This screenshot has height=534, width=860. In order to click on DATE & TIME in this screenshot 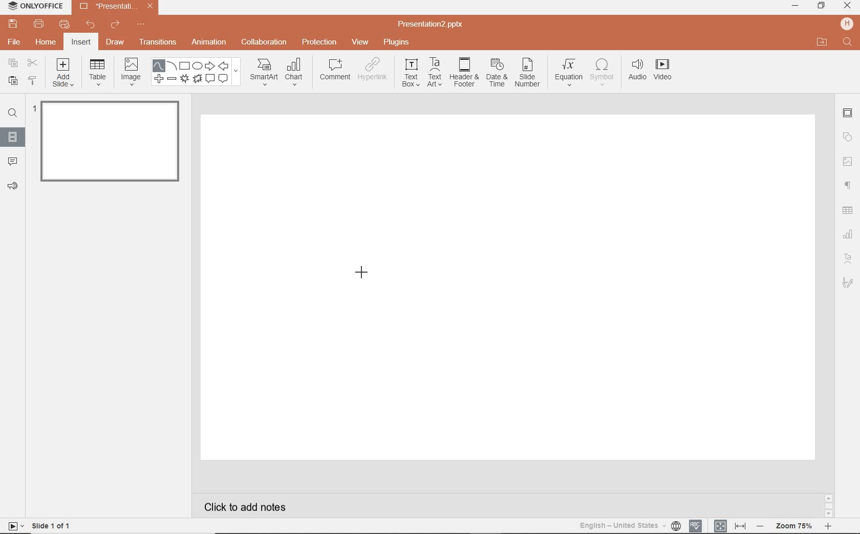, I will do `click(497, 74)`.